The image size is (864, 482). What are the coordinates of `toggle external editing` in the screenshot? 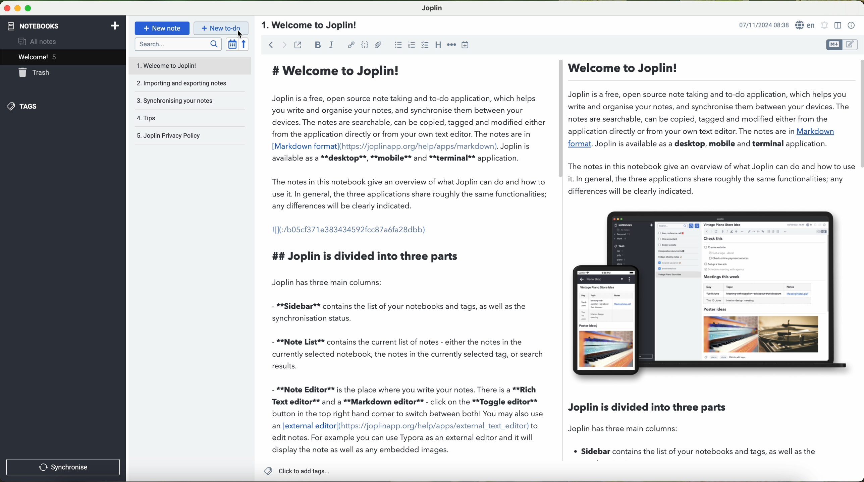 It's located at (298, 45).